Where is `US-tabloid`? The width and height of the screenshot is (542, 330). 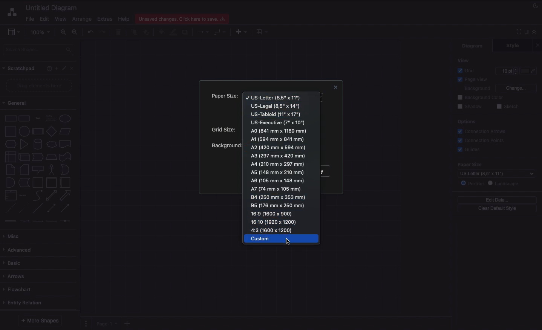 US-tabloid is located at coordinates (276, 114).